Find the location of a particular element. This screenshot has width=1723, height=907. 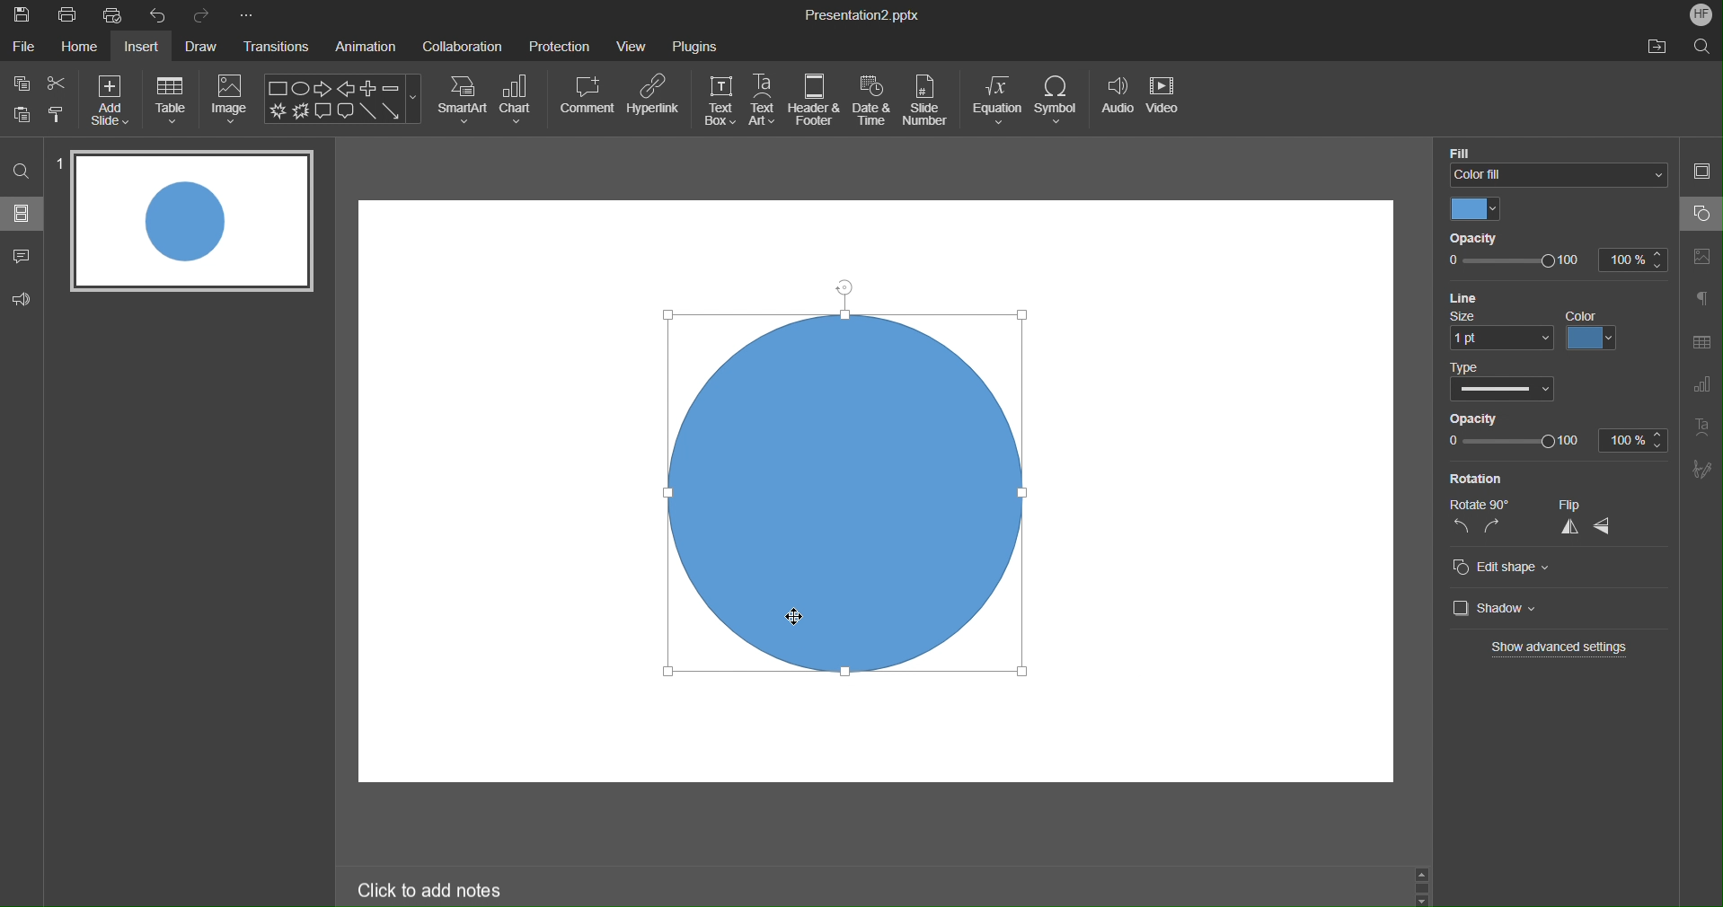

left is located at coordinates (1460, 529).